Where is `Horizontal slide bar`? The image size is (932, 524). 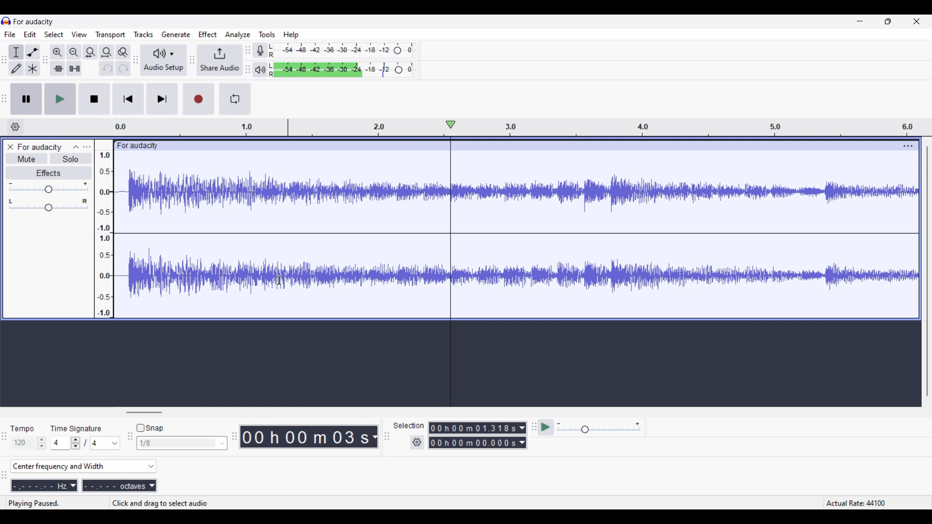 Horizontal slide bar is located at coordinates (145, 413).